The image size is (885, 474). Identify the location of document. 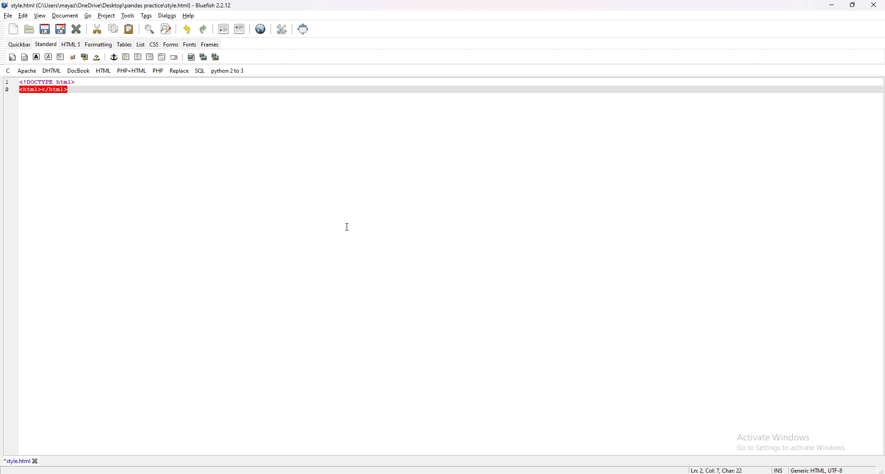
(65, 16).